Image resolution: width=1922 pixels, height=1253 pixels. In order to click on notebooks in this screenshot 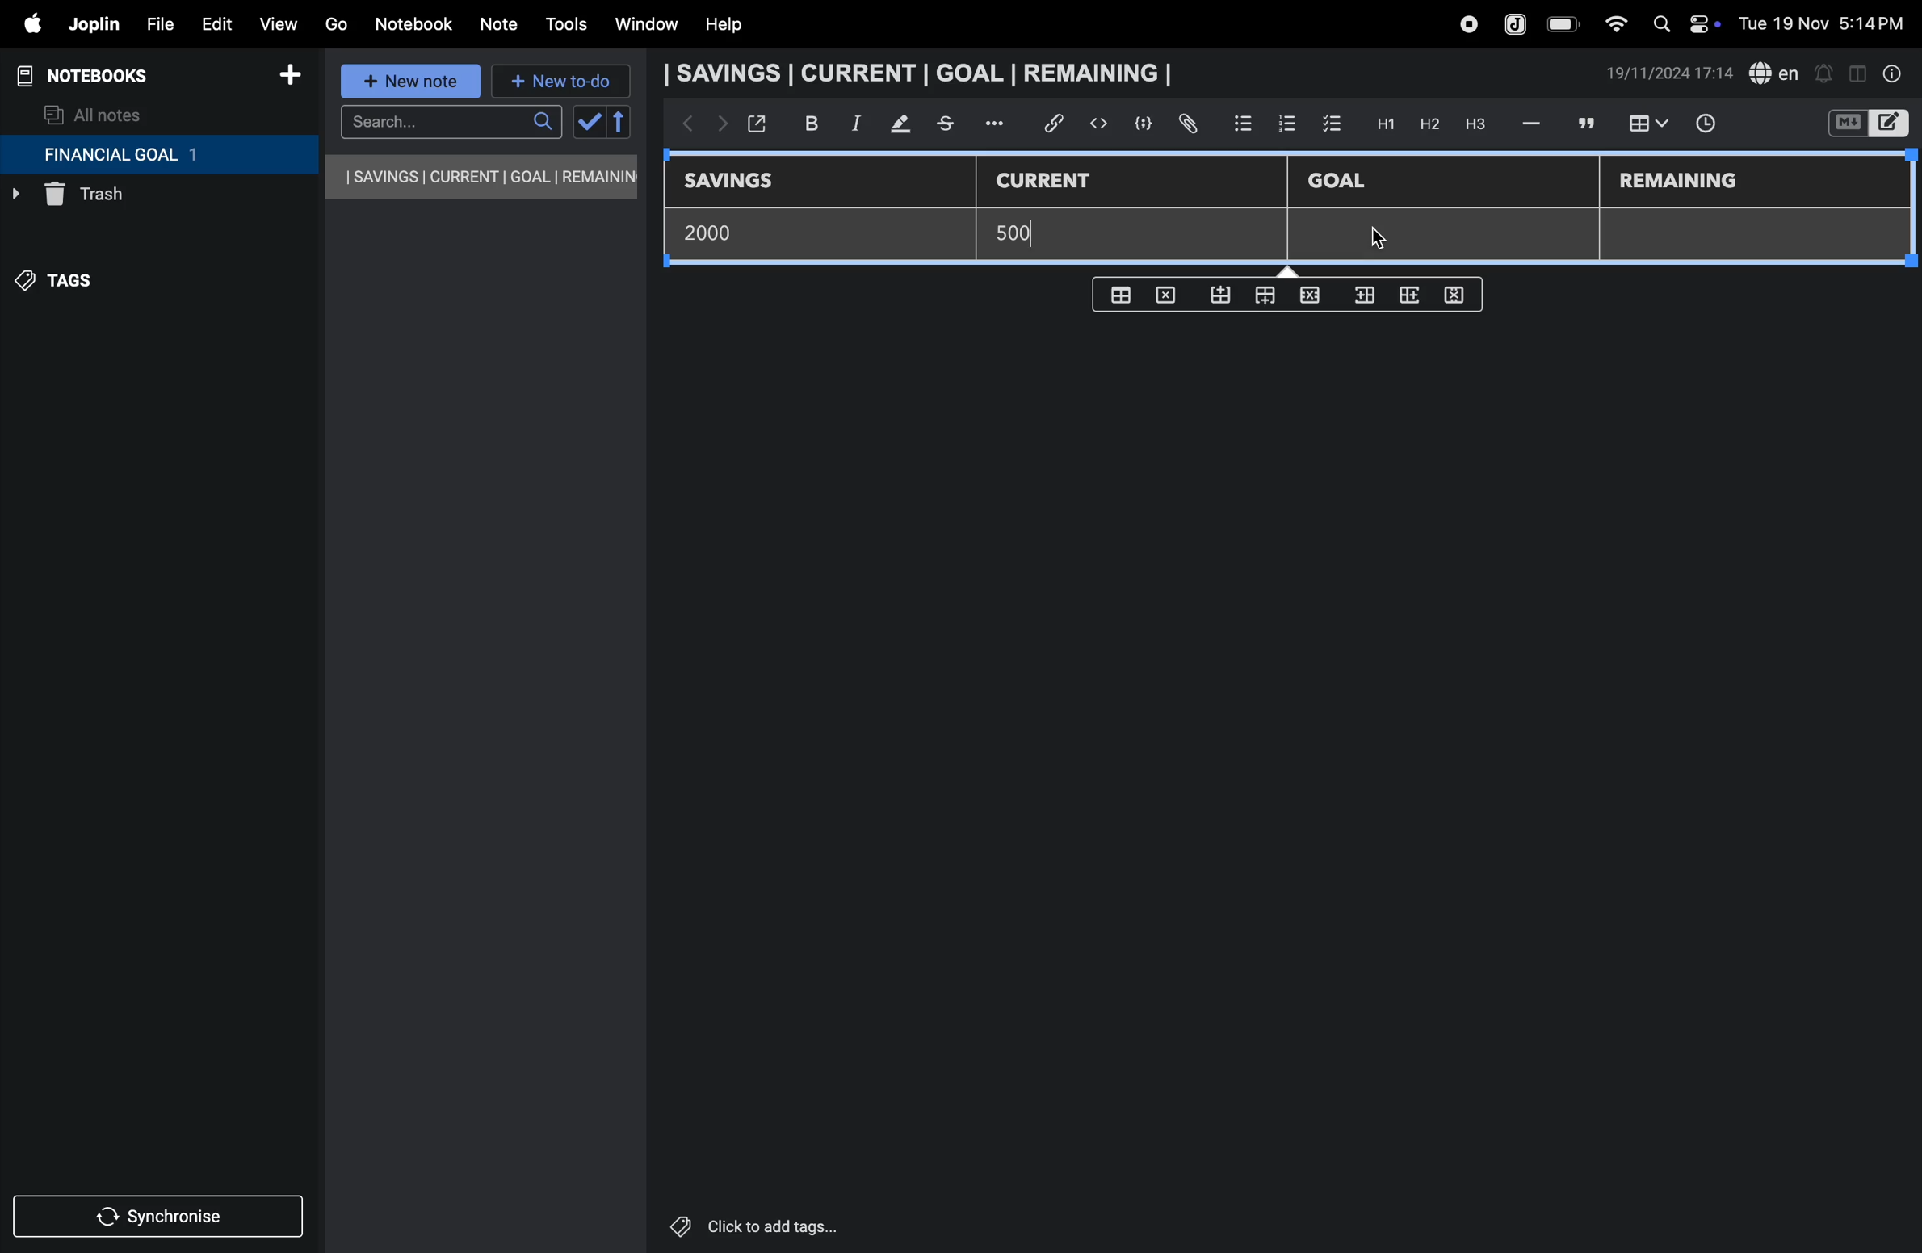, I will do `click(97, 76)`.